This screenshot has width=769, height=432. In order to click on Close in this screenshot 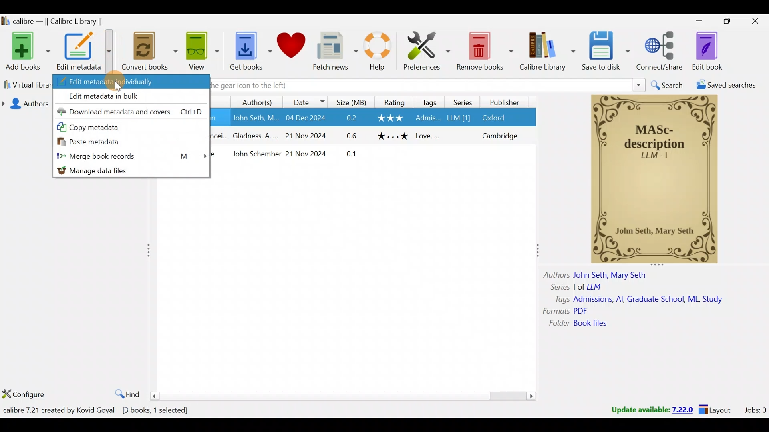, I will do `click(757, 21)`.